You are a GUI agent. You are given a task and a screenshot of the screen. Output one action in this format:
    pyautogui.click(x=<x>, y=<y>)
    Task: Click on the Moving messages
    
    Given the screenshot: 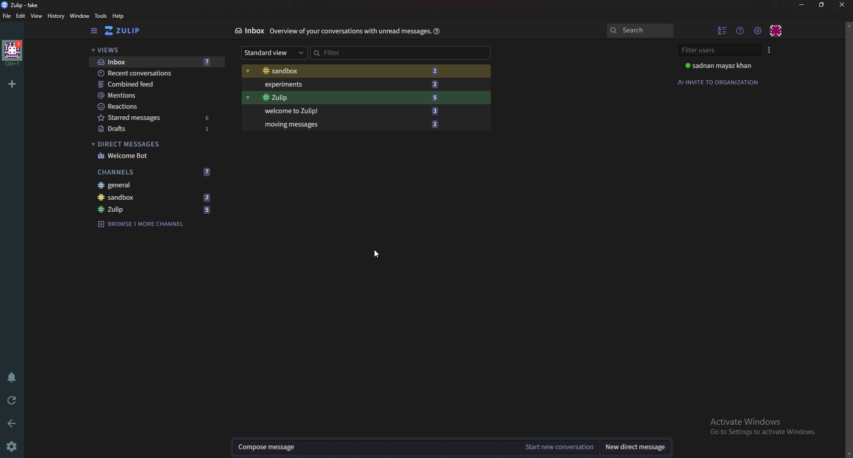 What is the action you would take?
    pyautogui.click(x=351, y=124)
    